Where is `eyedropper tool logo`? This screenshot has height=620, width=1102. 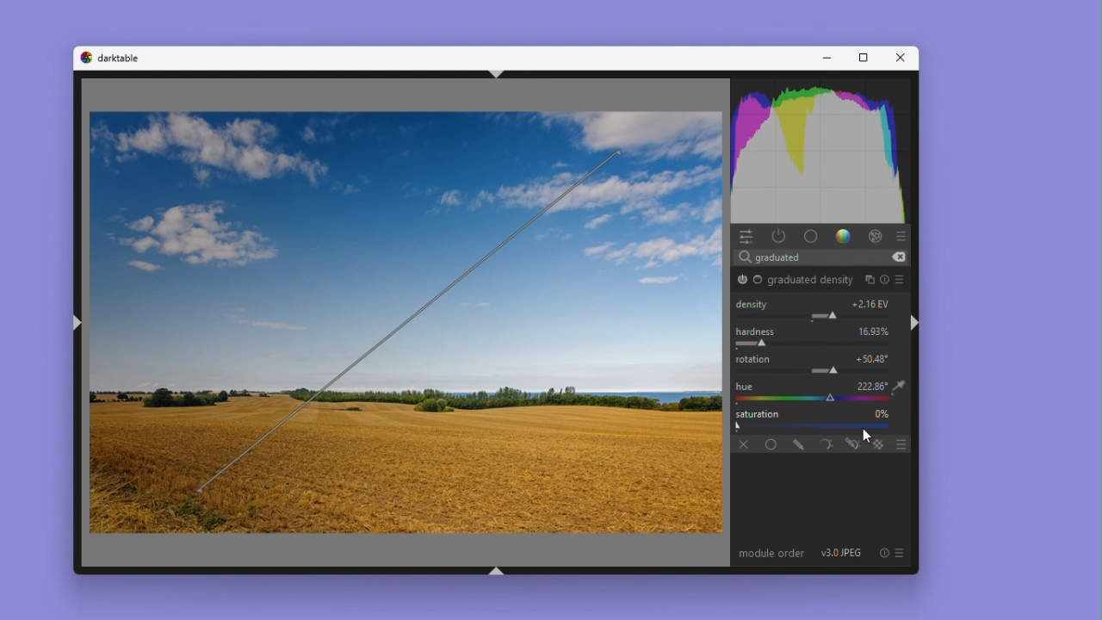
eyedropper tool logo is located at coordinates (900, 387).